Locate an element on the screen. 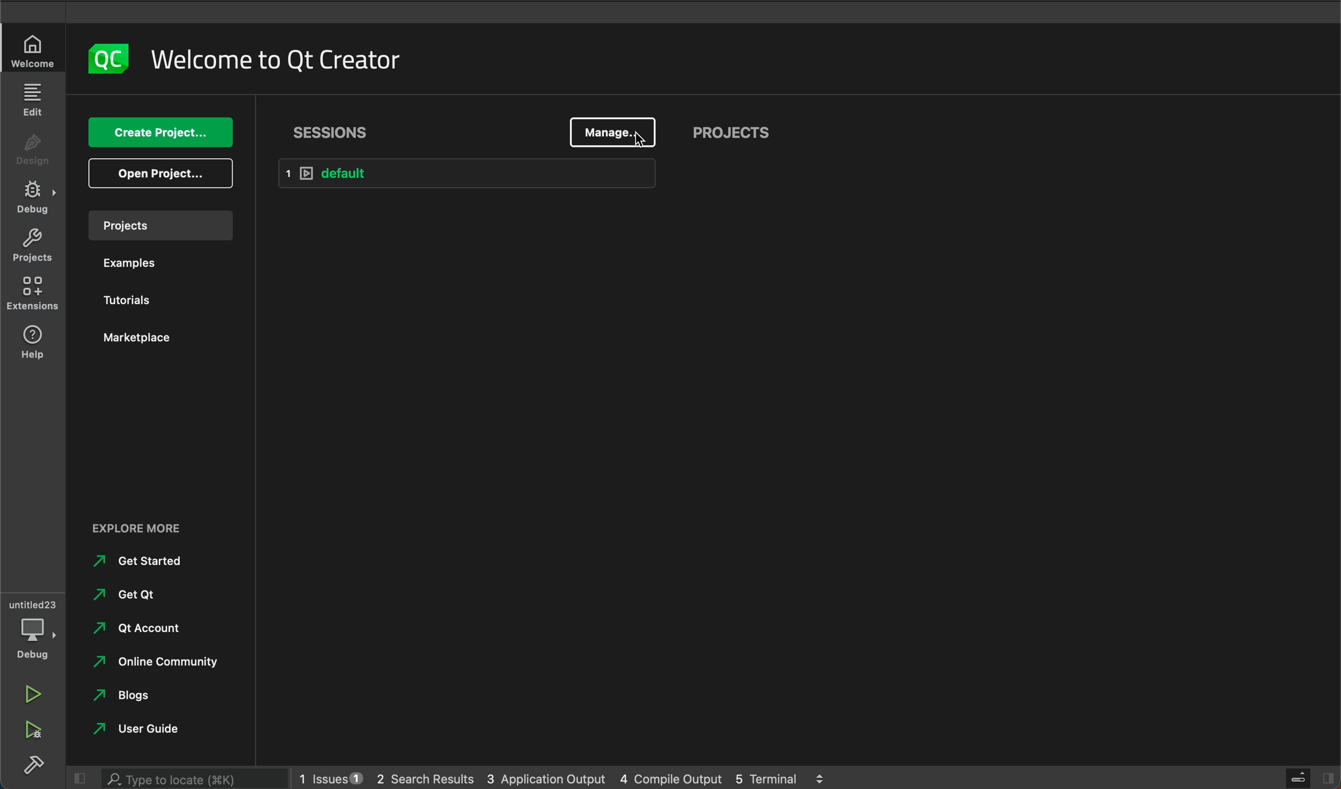 The image size is (1341, 789). Extensions is located at coordinates (34, 294).